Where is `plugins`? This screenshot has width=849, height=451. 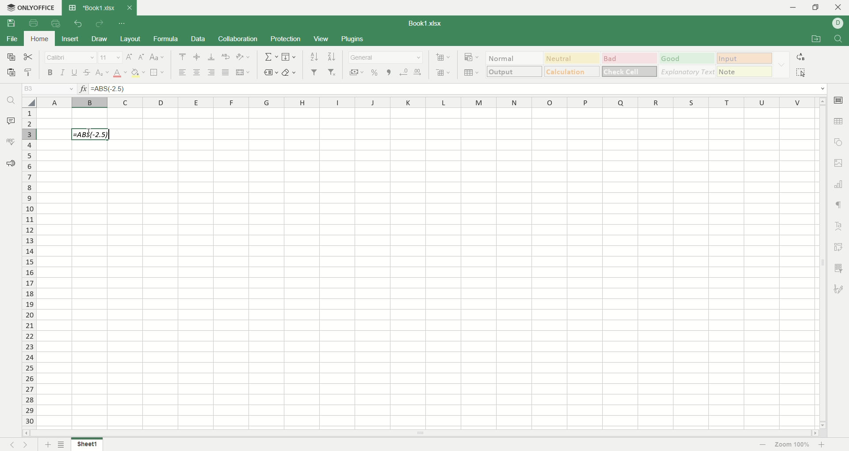 plugins is located at coordinates (353, 39).